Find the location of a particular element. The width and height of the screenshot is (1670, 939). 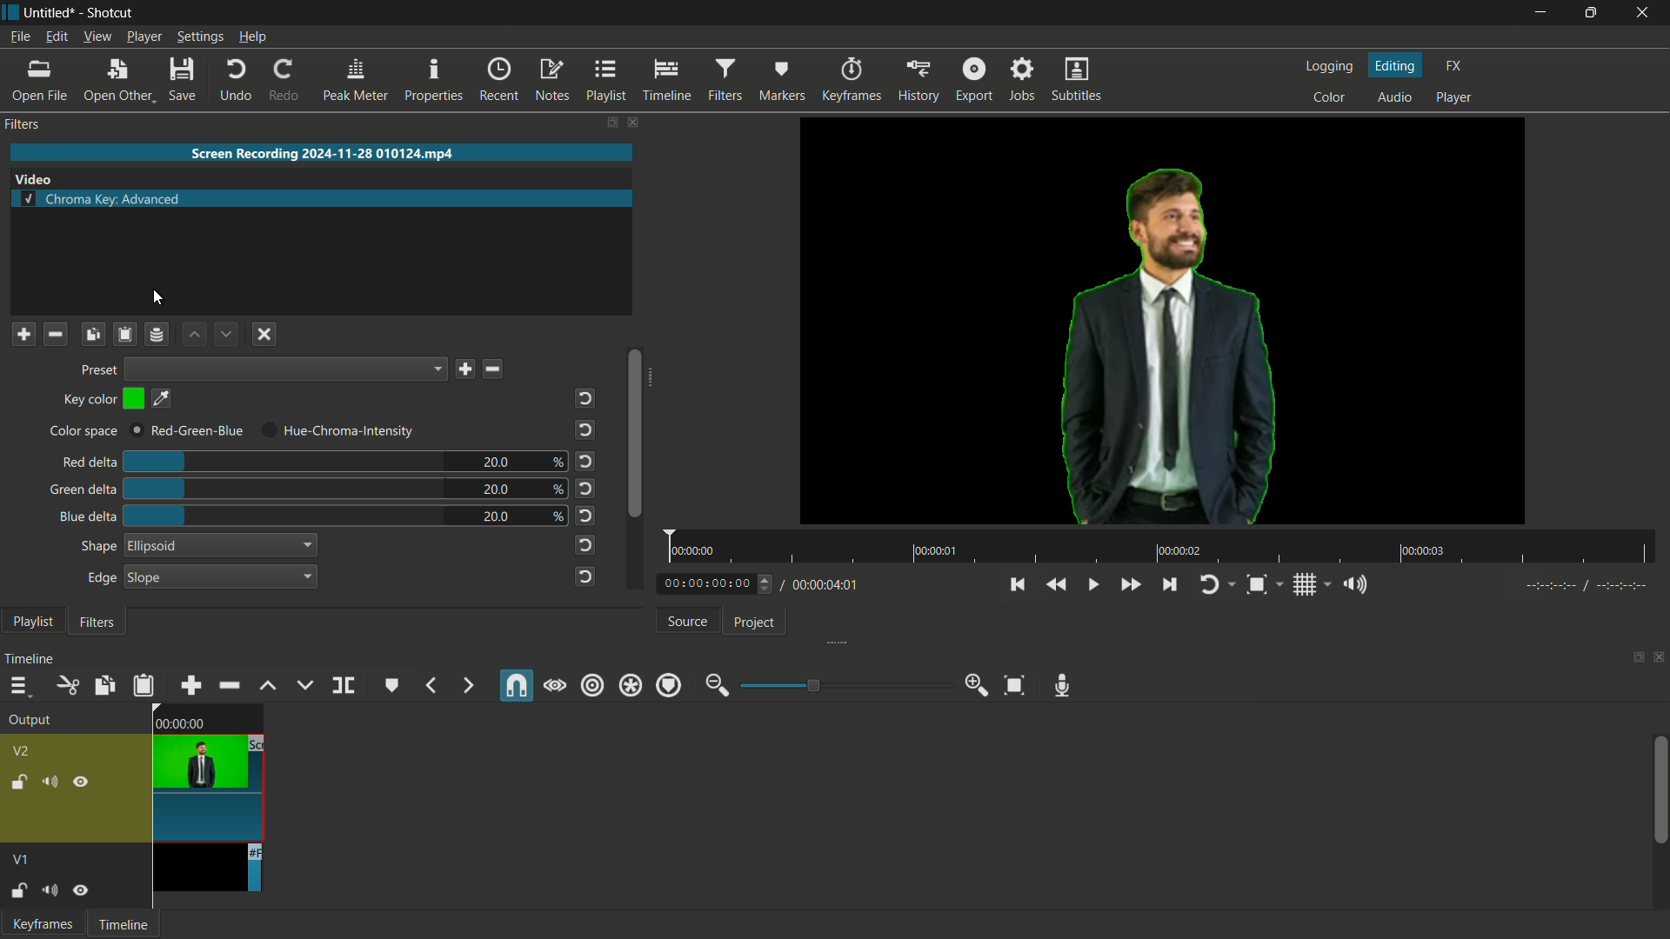

filter is located at coordinates (96, 621).